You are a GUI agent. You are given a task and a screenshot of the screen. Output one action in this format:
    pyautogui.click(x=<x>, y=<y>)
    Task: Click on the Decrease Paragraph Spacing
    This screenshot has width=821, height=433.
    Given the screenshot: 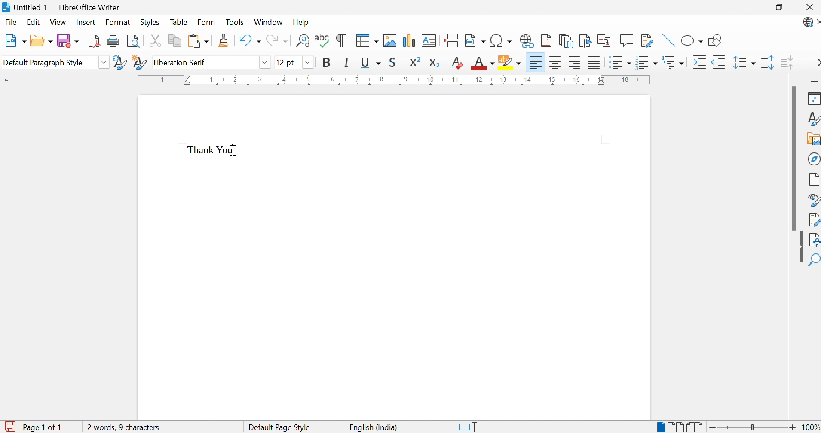 What is the action you would take?
    pyautogui.click(x=788, y=64)
    